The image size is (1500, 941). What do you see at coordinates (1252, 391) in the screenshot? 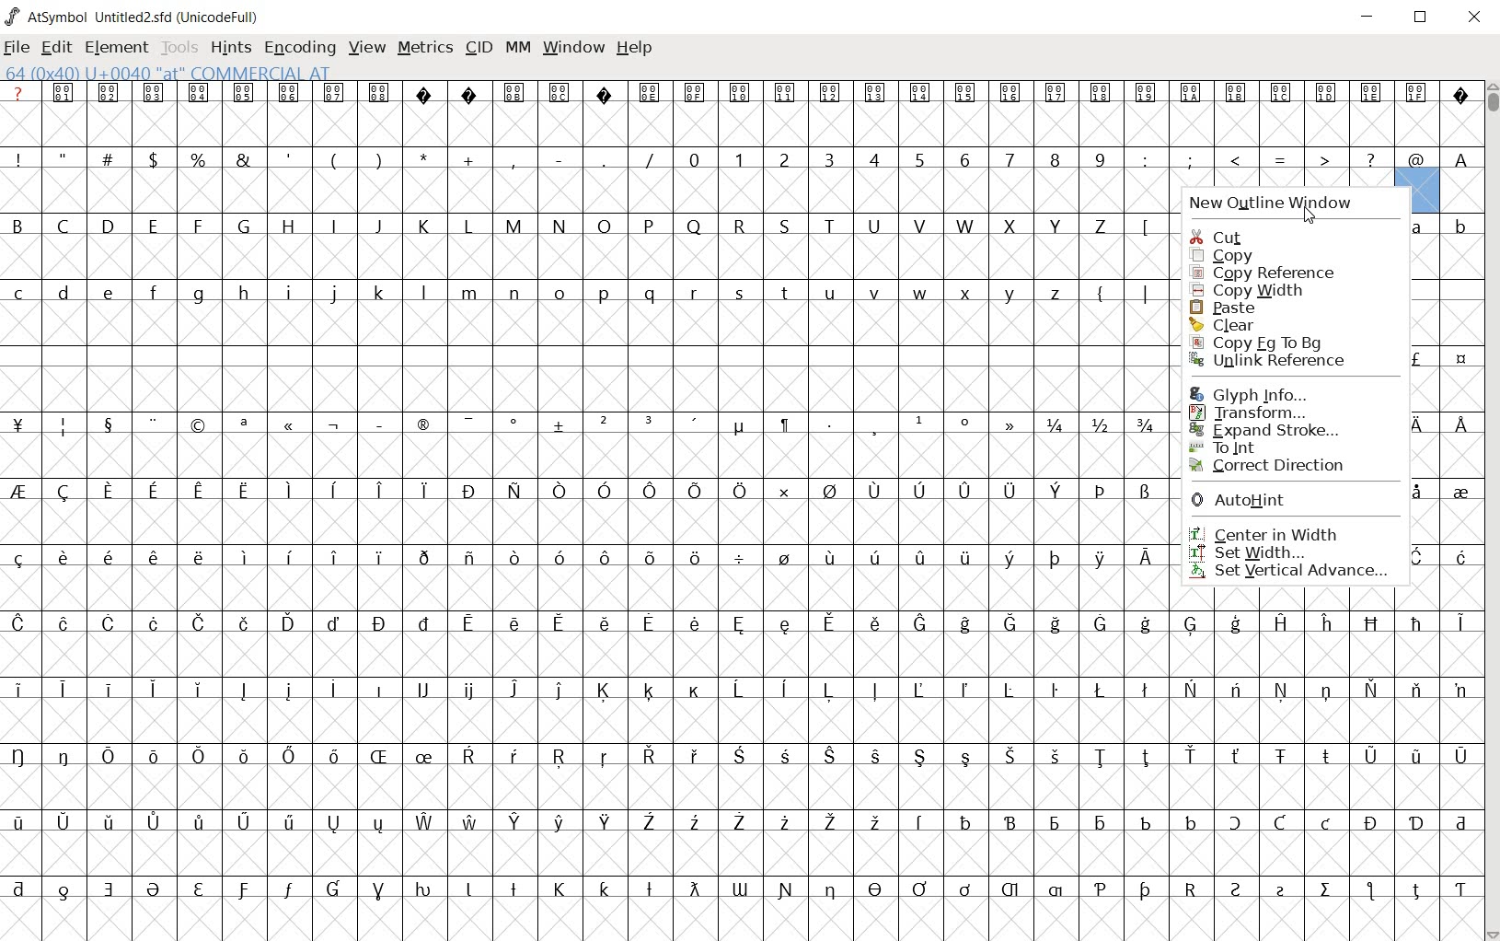
I see `GLYPH INFO` at bounding box center [1252, 391].